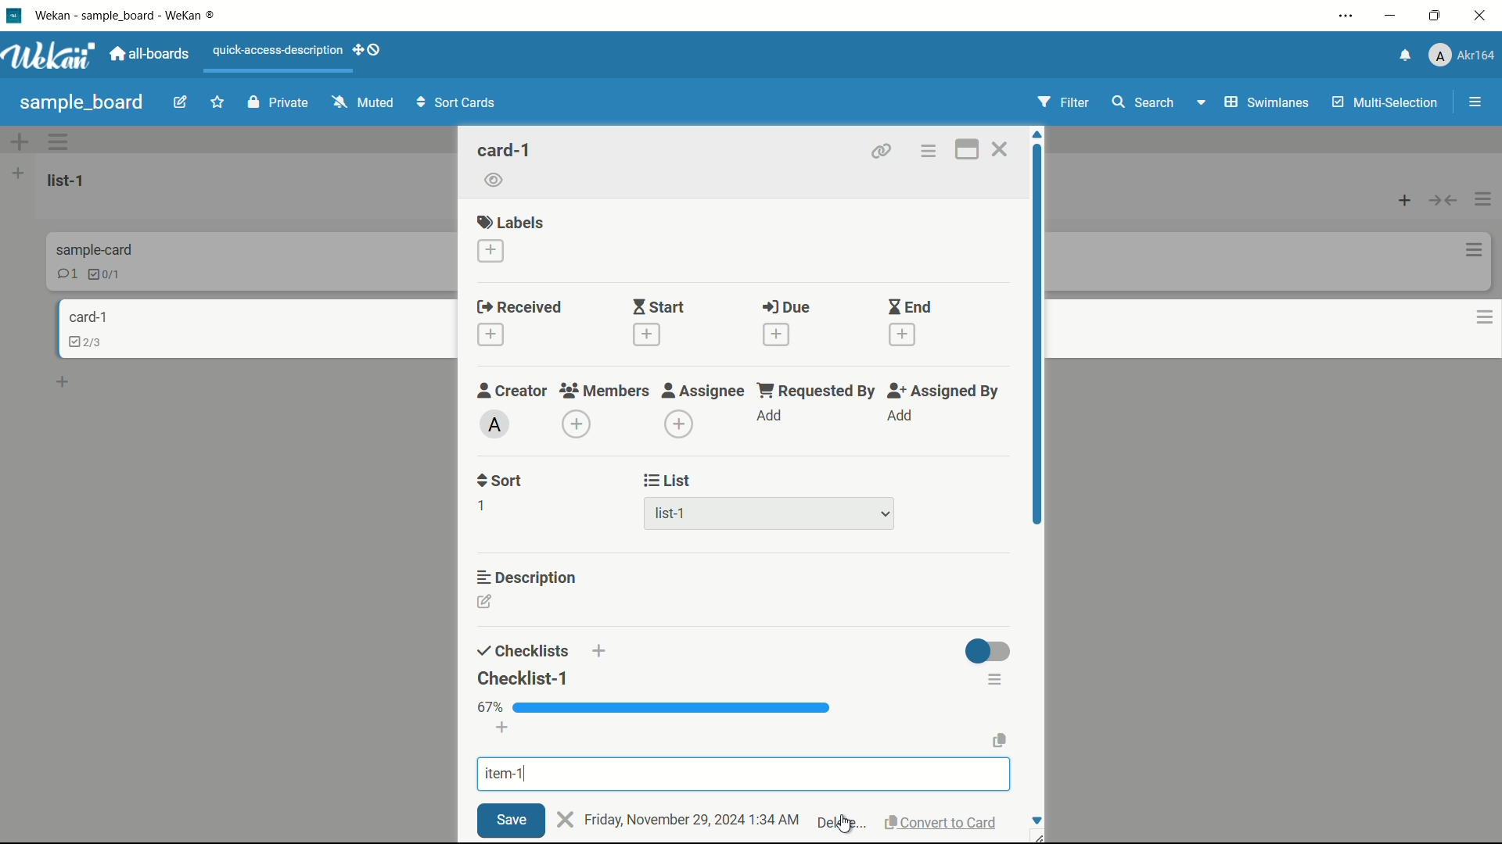 The width and height of the screenshot is (1502, 844). What do you see at coordinates (674, 514) in the screenshot?
I see `list-1` at bounding box center [674, 514].